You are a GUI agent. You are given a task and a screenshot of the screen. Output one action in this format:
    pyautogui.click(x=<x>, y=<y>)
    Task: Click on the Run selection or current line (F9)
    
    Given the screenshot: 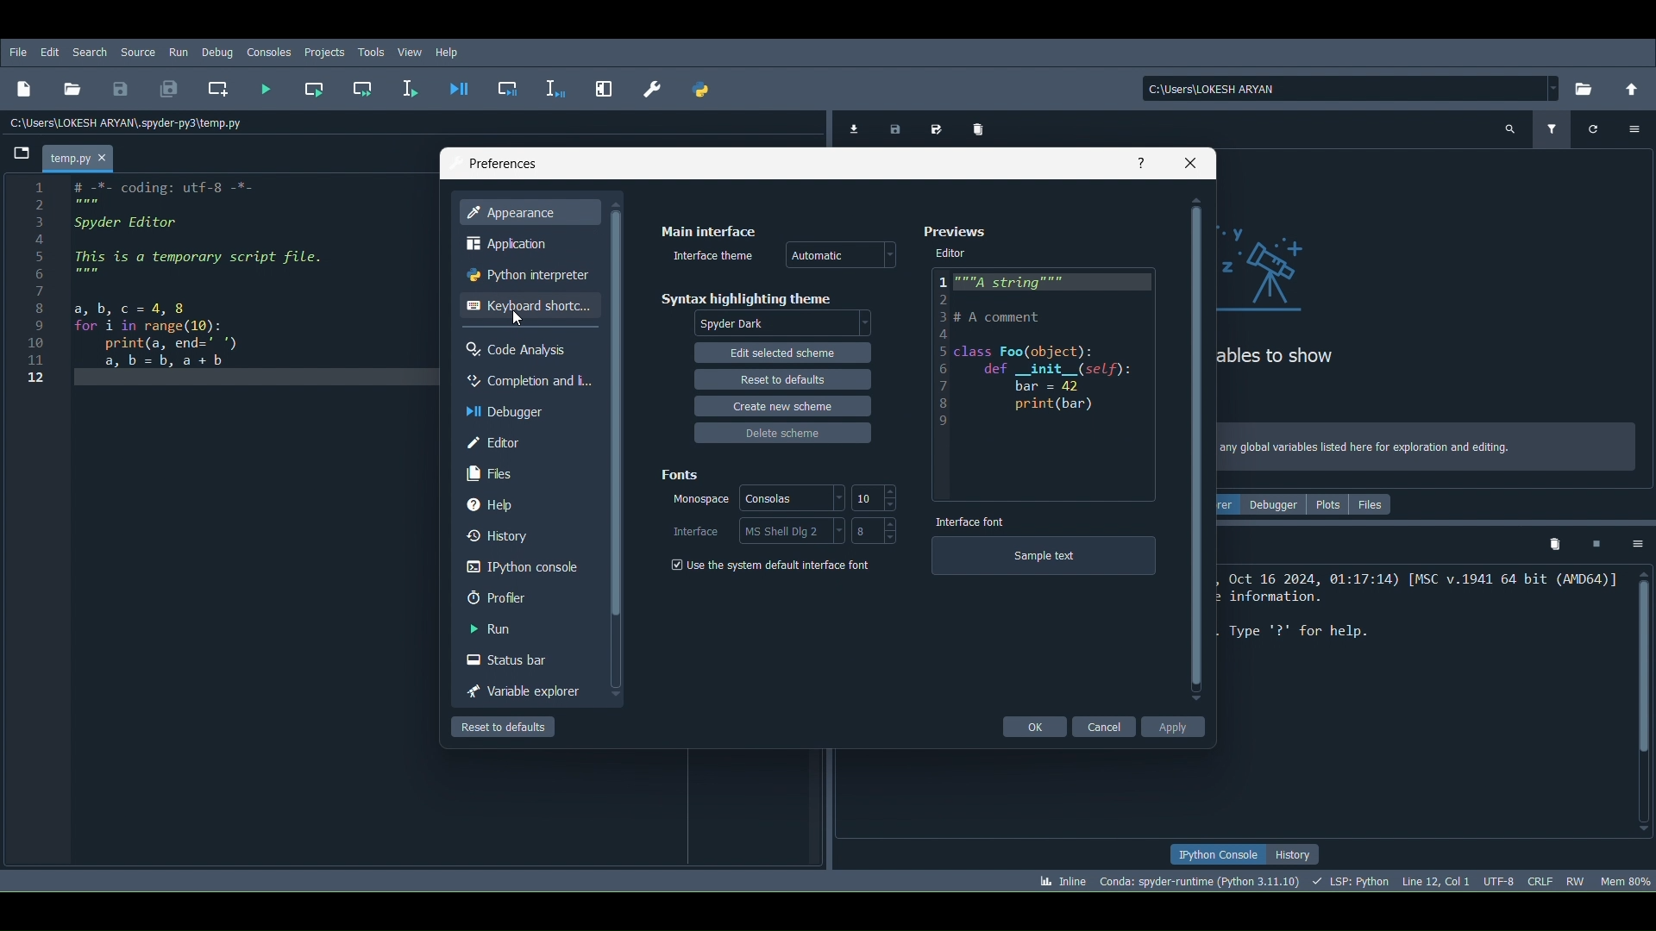 What is the action you would take?
    pyautogui.click(x=407, y=84)
    